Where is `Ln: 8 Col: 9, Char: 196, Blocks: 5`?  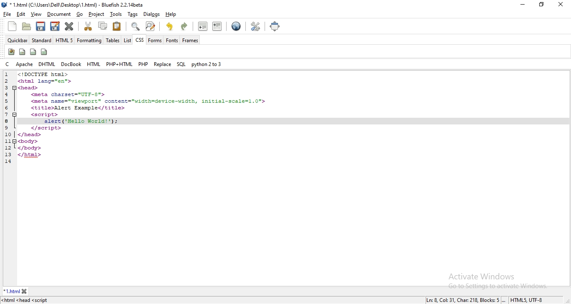
Ln: 8 Col: 9, Char: 196, Blocks: 5 is located at coordinates (463, 300).